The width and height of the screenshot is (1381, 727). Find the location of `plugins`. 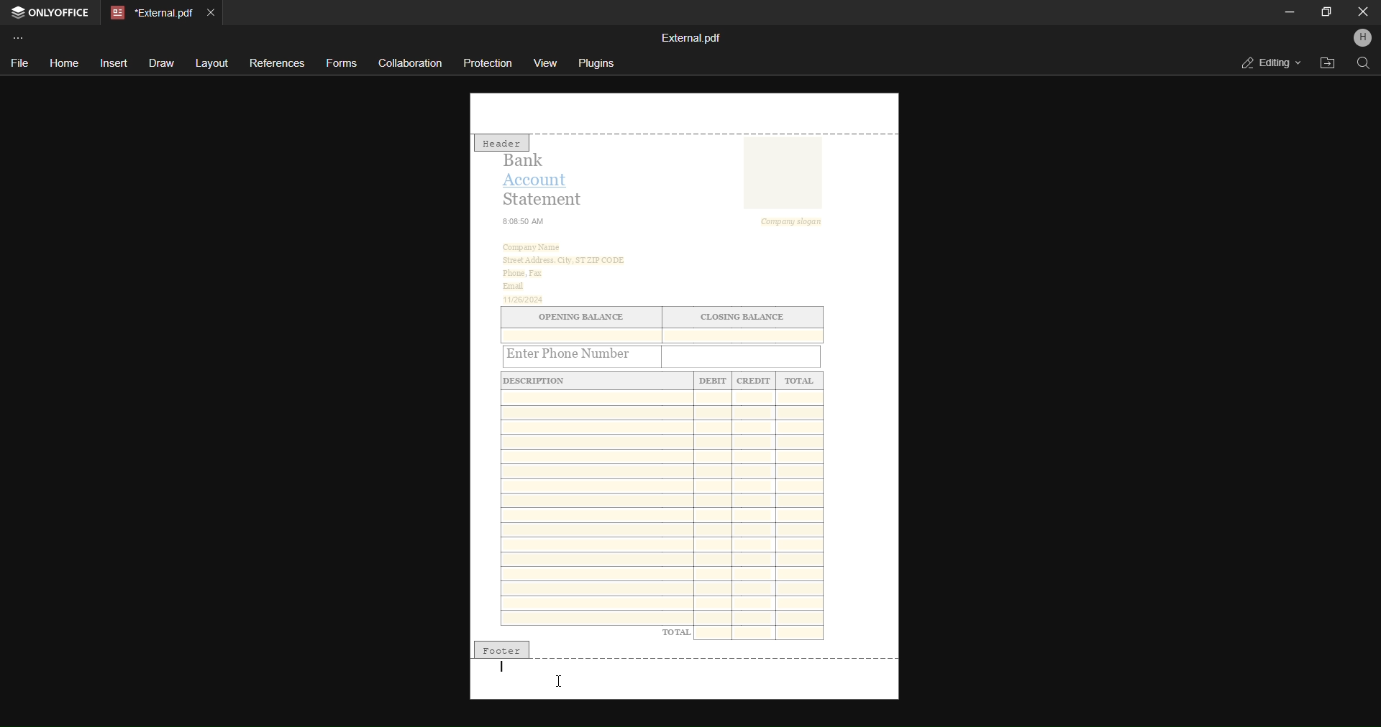

plugins is located at coordinates (598, 63).